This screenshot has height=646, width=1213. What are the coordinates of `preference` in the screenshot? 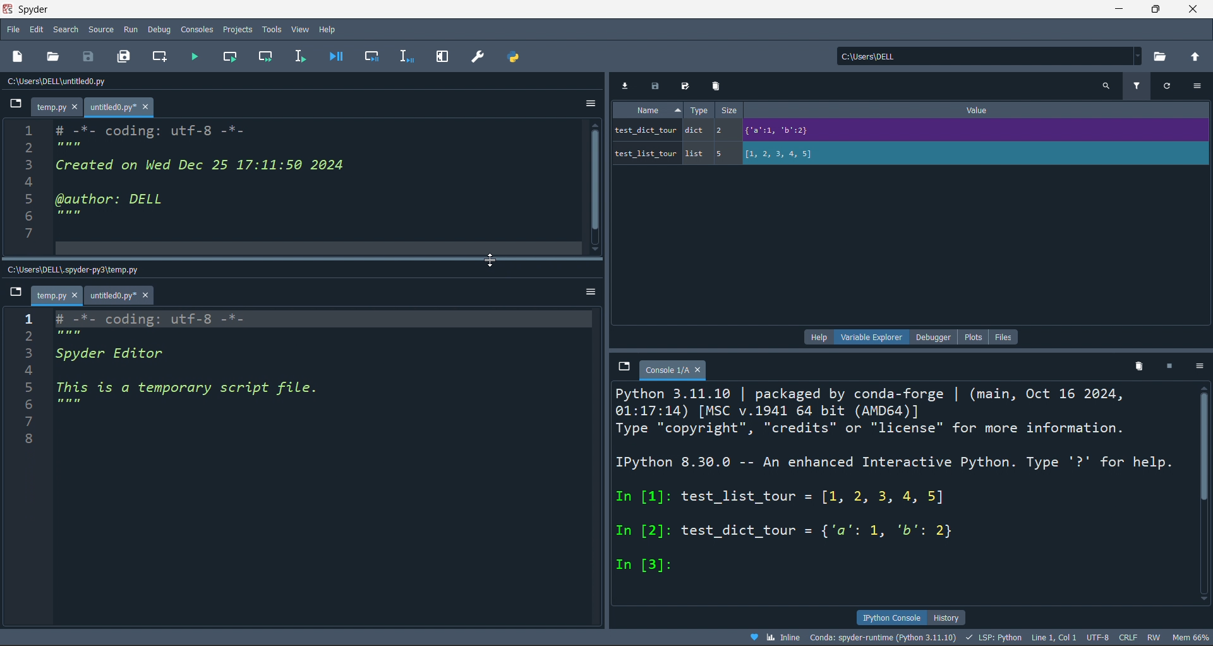 It's located at (475, 56).